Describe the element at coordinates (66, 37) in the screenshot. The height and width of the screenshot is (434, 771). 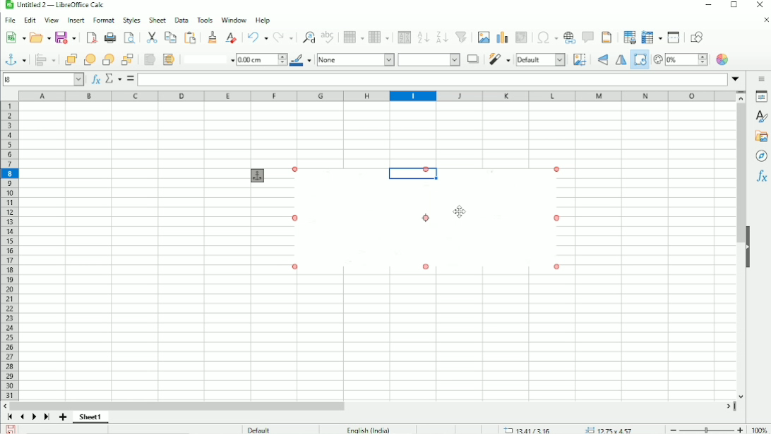
I see `Save` at that location.